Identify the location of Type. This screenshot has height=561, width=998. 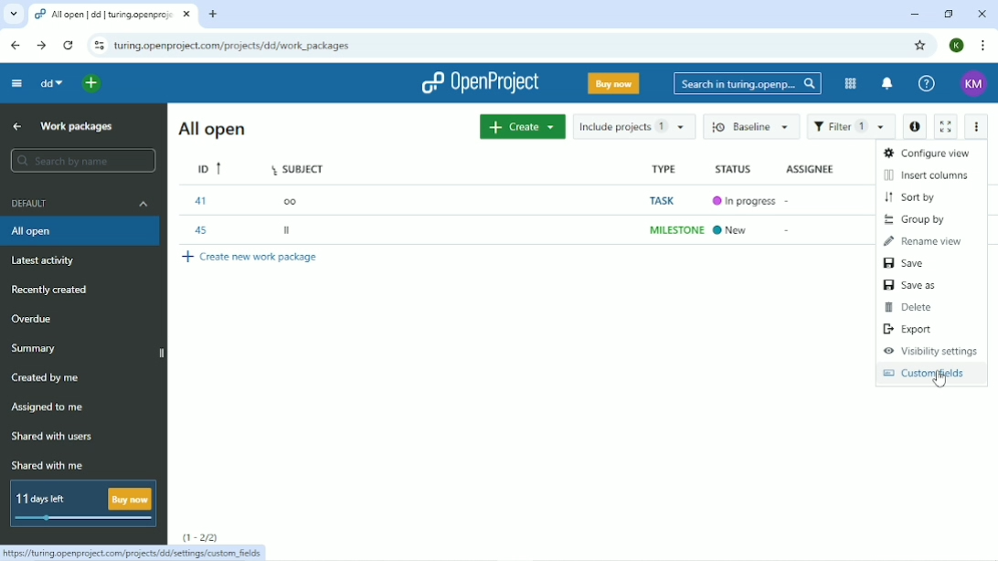
(663, 167).